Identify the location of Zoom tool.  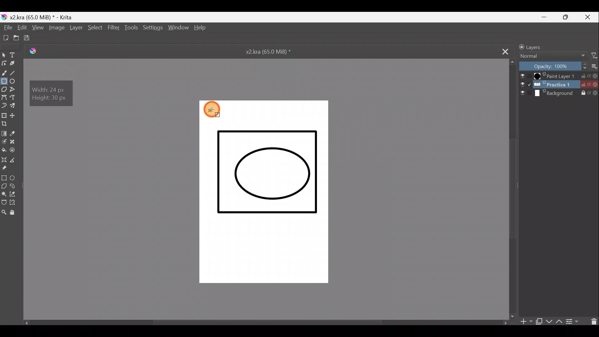
(4, 211).